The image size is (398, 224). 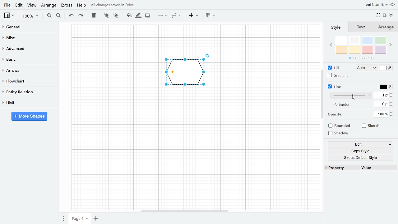 I want to click on Undo, so click(x=70, y=16).